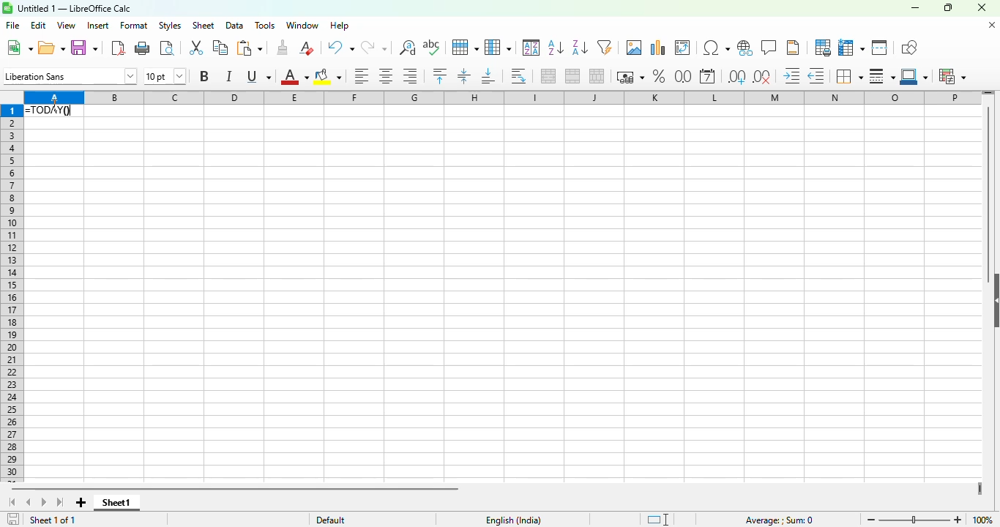 The height and width of the screenshot is (527, 1000). What do you see at coordinates (374, 48) in the screenshot?
I see `redo` at bounding box center [374, 48].